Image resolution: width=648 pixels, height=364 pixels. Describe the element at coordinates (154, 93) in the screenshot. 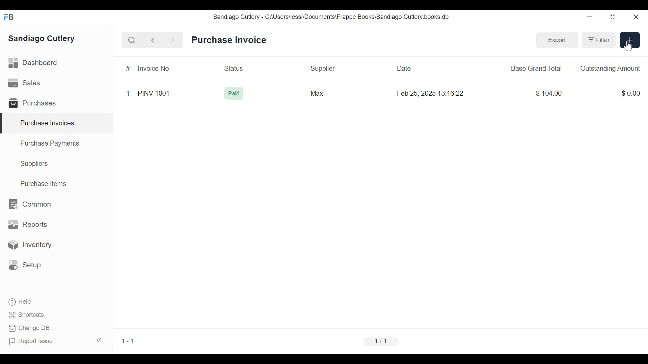

I see `PINV-1001` at that location.